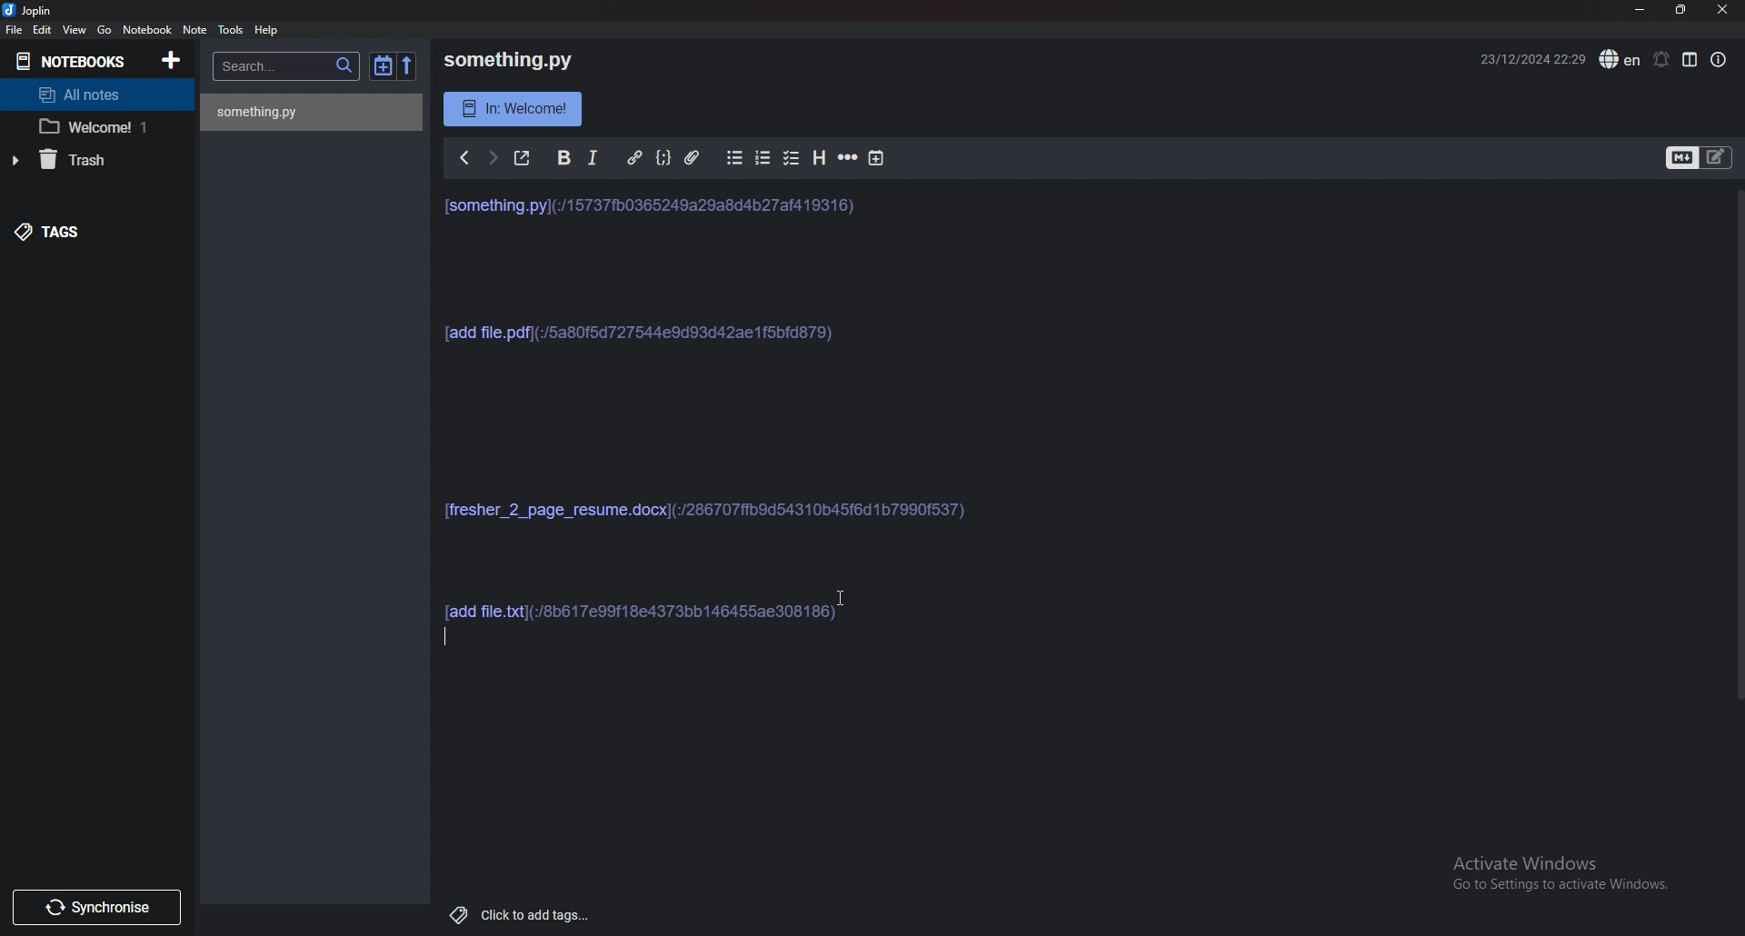  I want to click on Horizontal rule, so click(847, 157).